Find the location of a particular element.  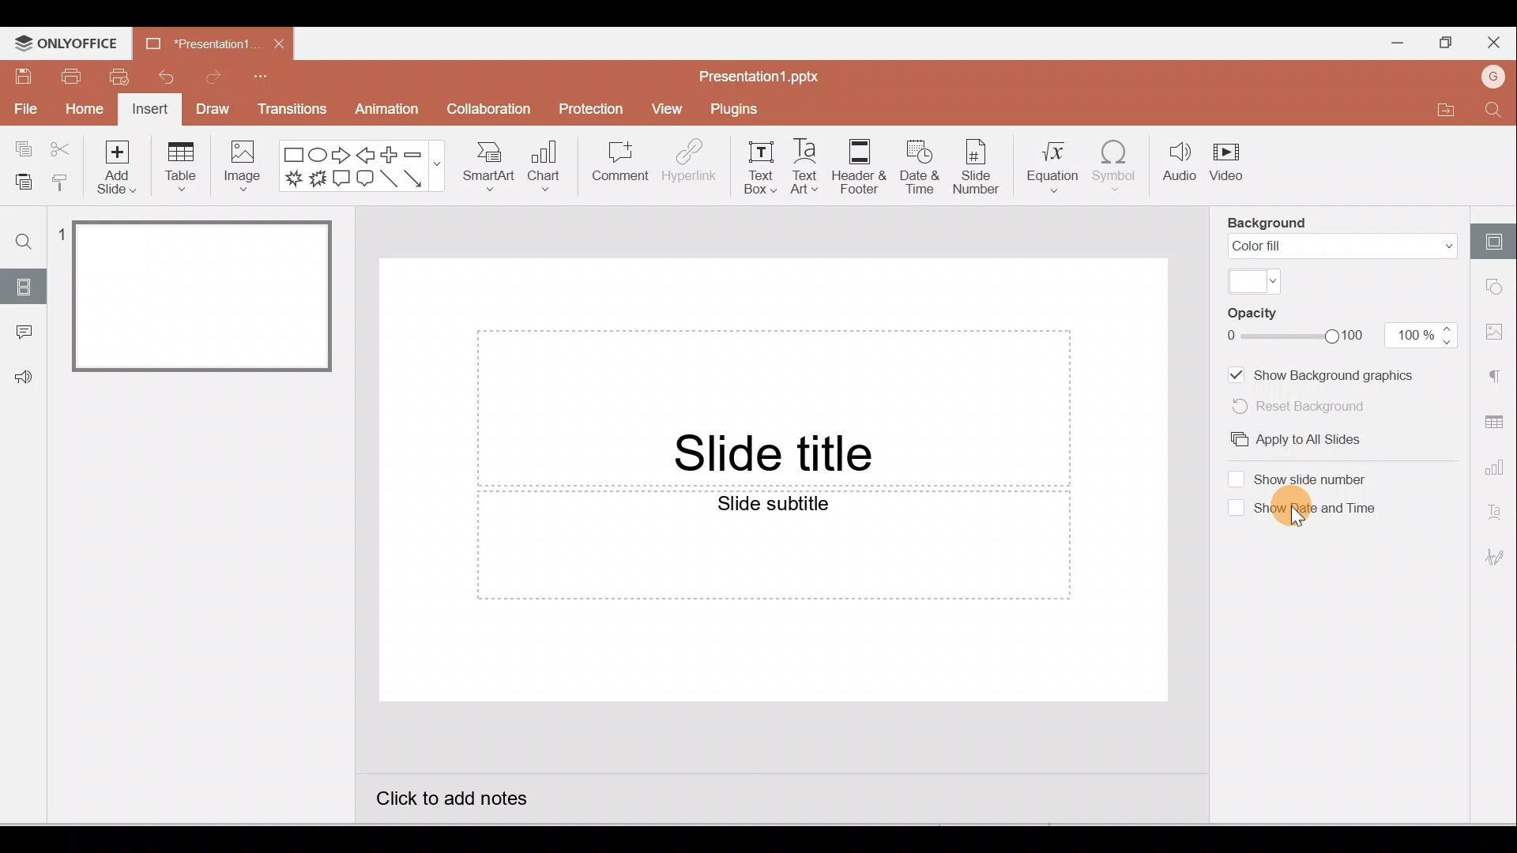

Comment is located at coordinates (24, 332).